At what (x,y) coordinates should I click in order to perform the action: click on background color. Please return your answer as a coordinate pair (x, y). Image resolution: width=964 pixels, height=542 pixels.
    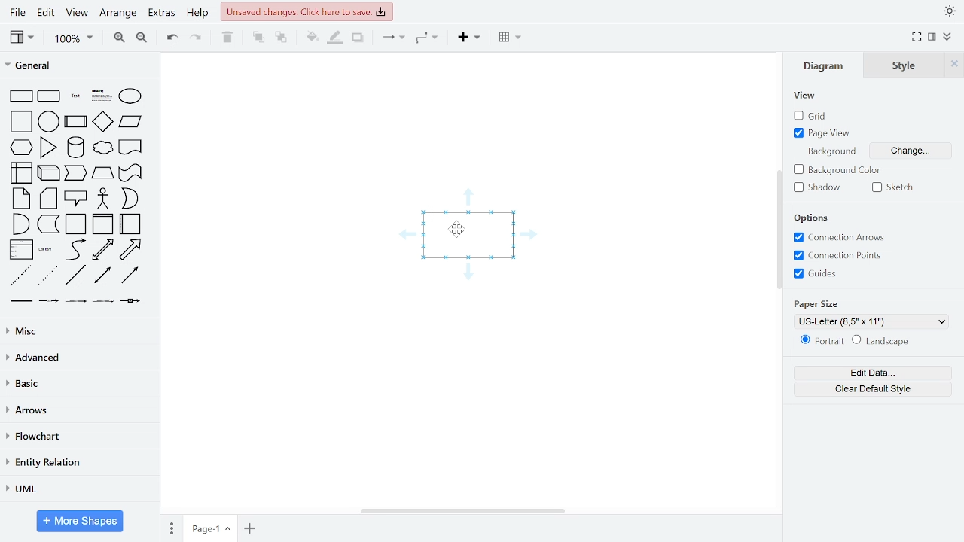
    Looking at the image, I should click on (842, 171).